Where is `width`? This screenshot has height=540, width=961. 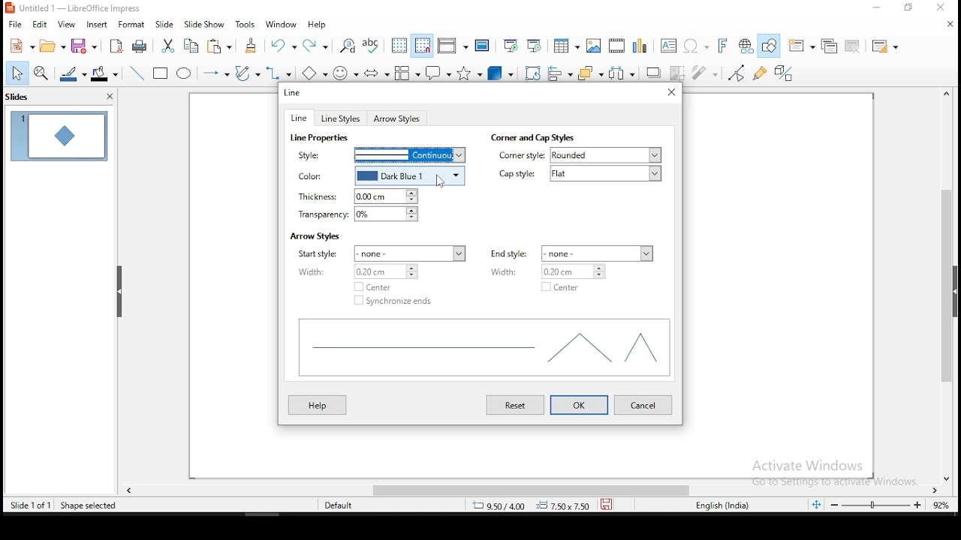
width is located at coordinates (514, 271).